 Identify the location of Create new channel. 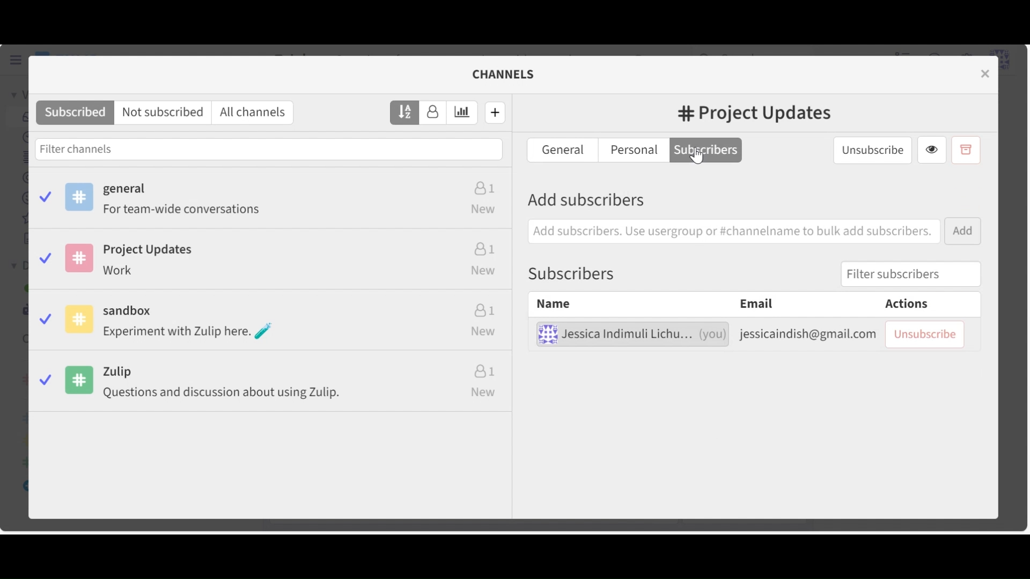
(495, 113).